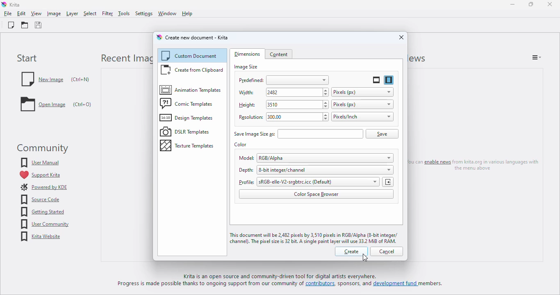 This screenshot has height=295, width=560. I want to click on image, so click(54, 14).